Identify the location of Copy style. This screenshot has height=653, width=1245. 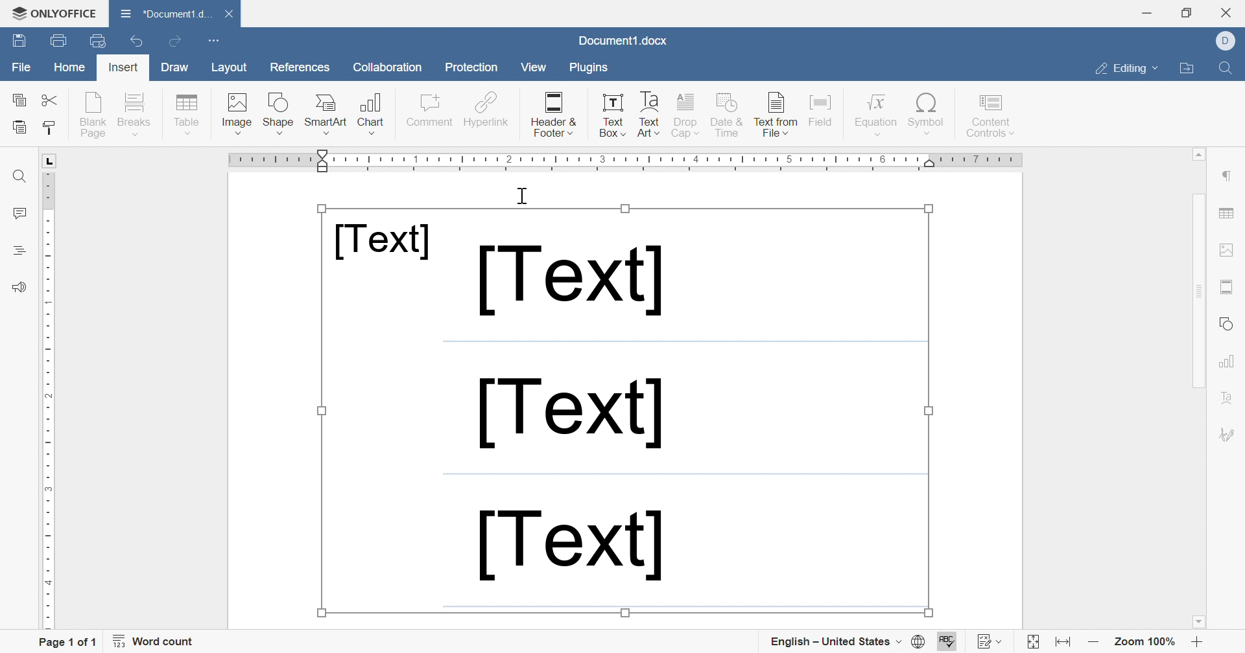
(51, 128).